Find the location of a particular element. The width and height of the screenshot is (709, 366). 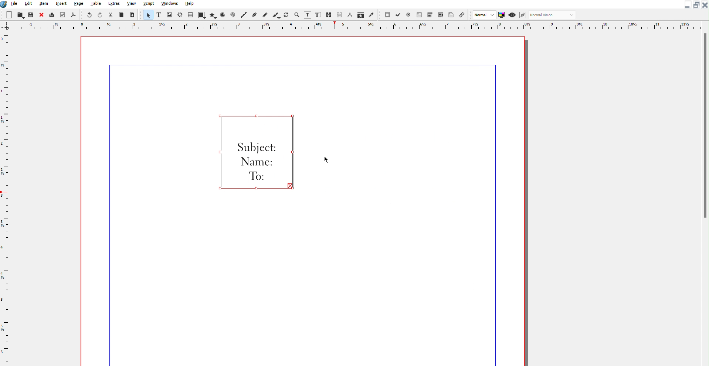

Script is located at coordinates (148, 4).